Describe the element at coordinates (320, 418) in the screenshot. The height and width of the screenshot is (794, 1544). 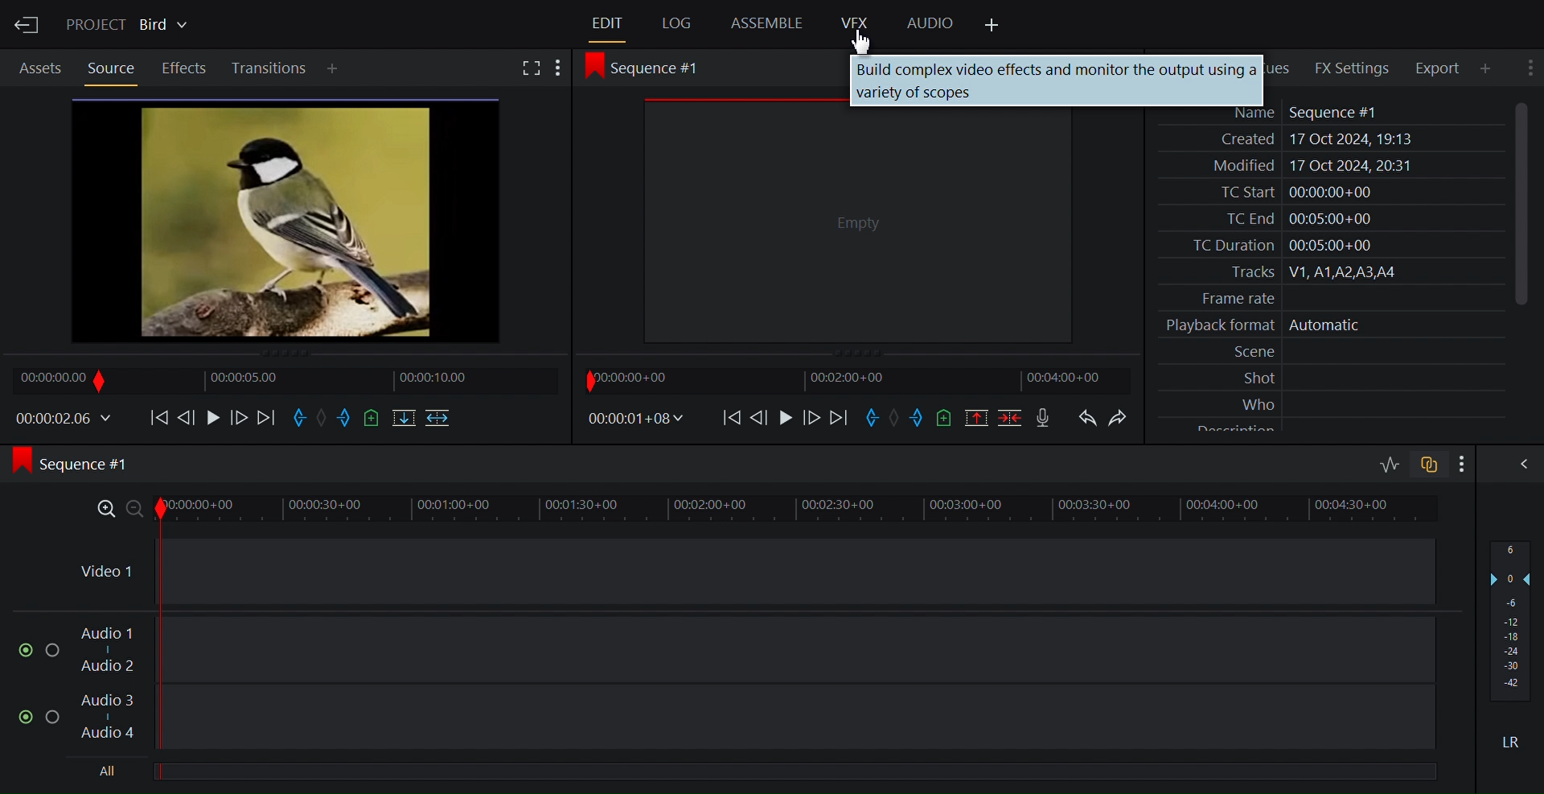
I see `Clear marks` at that location.